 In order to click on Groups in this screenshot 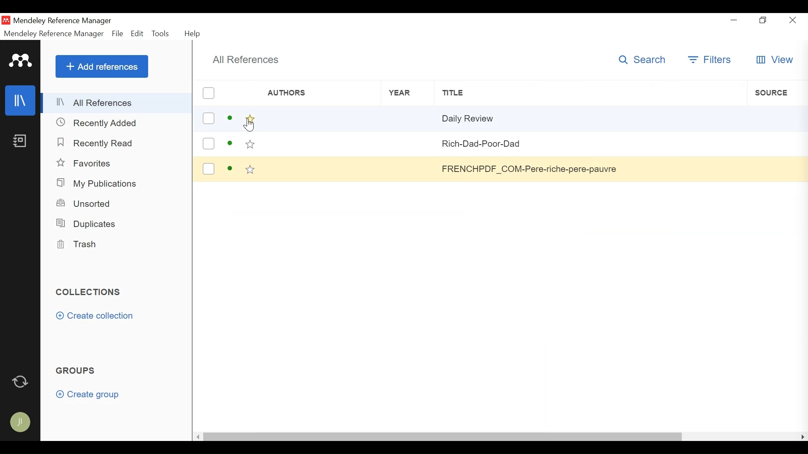, I will do `click(77, 370)`.